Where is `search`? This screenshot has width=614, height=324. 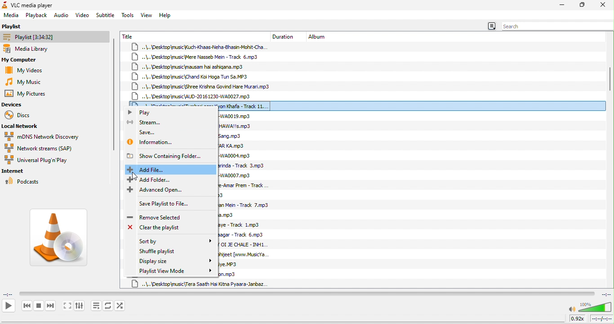 search is located at coordinates (556, 26).